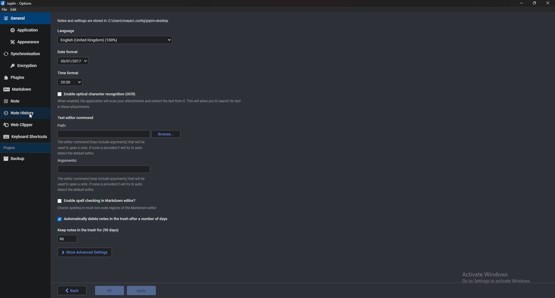  Describe the element at coordinates (60, 201) in the screenshot. I see `checkbox` at that location.